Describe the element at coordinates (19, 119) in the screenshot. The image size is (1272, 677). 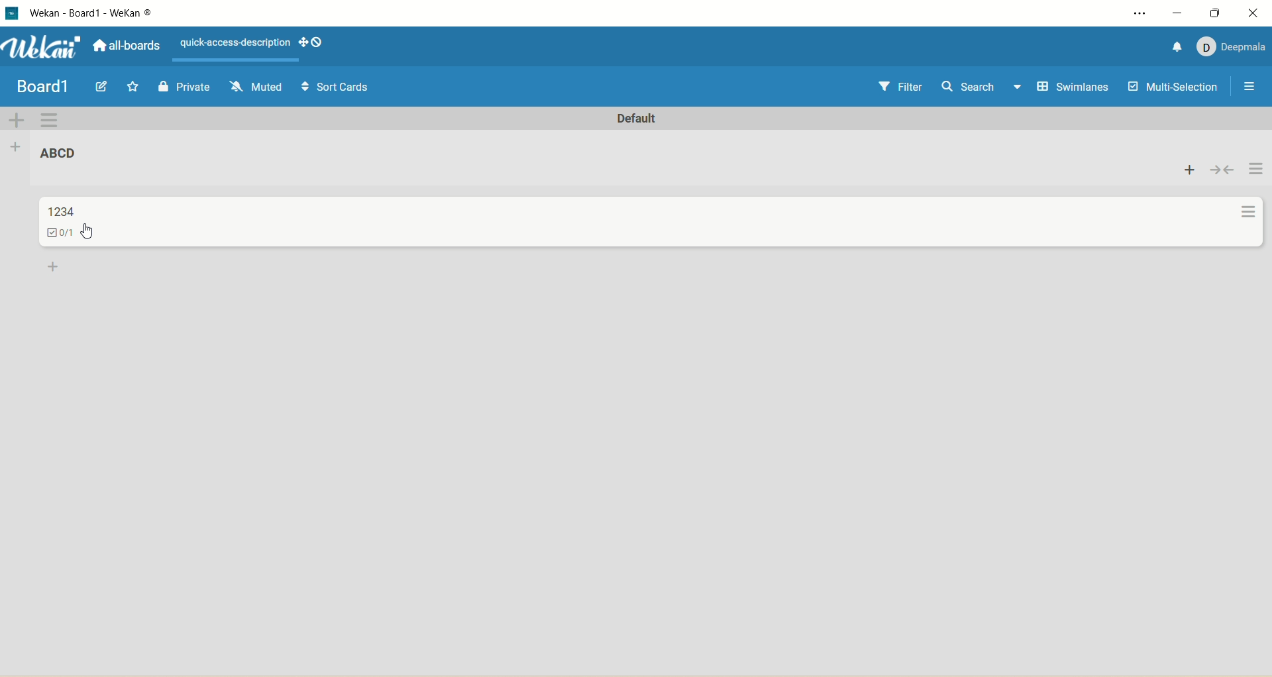
I see `add swimlane` at that location.